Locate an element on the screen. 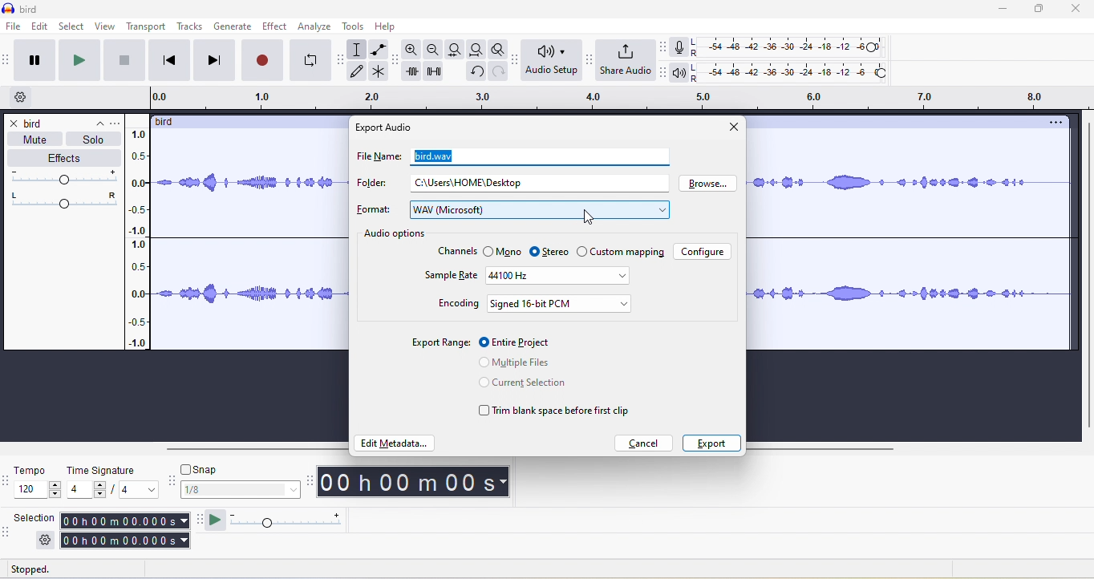  audacity playback meter toolbar is located at coordinates (662, 73).